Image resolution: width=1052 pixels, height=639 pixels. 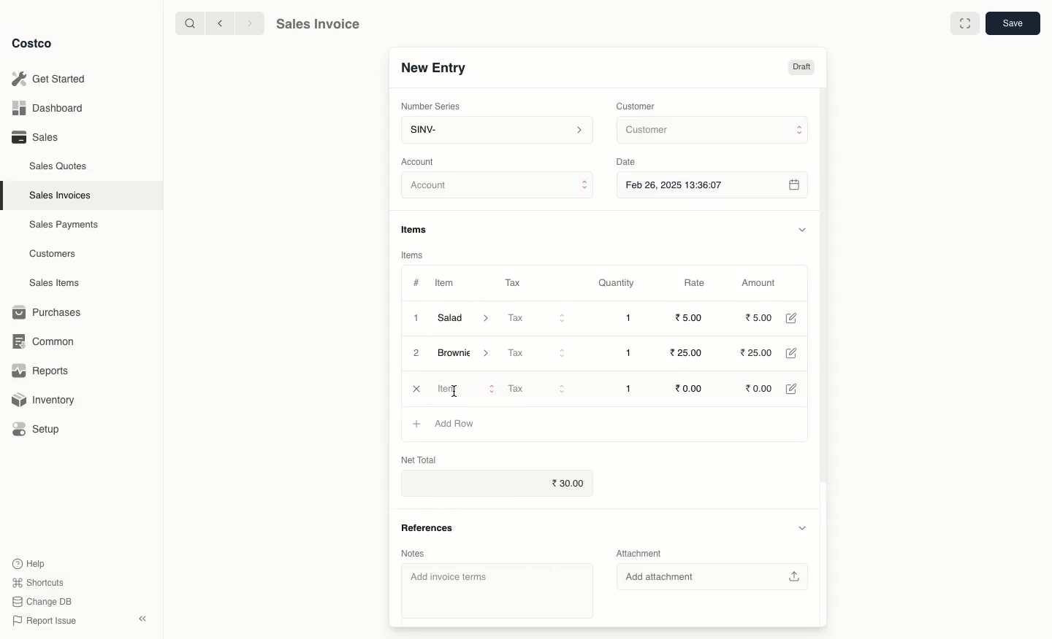 What do you see at coordinates (60, 166) in the screenshot?
I see `Sales Quotes` at bounding box center [60, 166].